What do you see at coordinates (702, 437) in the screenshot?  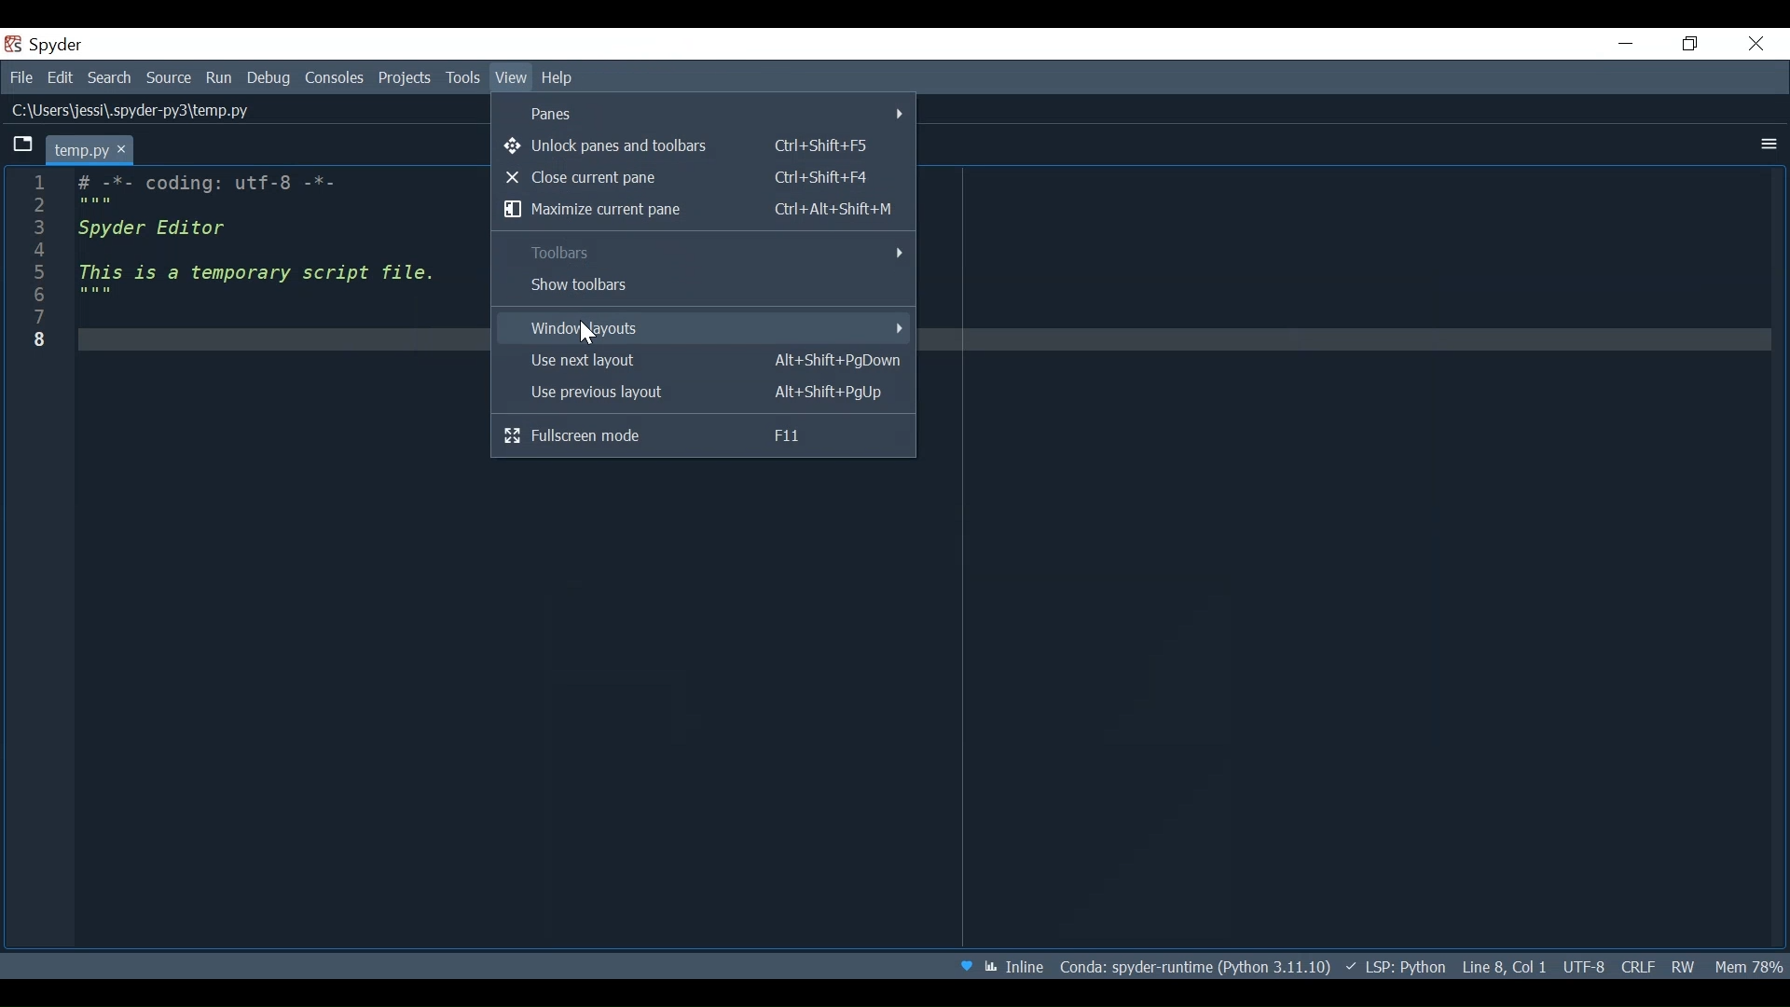 I see `Fullscreen mode` at bounding box center [702, 437].